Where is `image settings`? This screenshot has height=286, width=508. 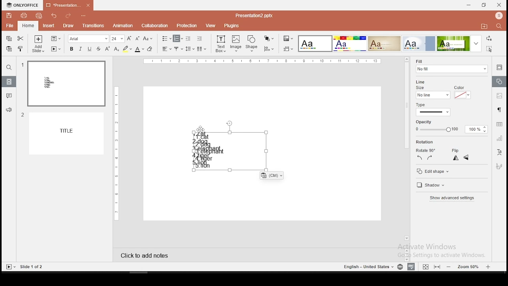 image settings is located at coordinates (499, 95).